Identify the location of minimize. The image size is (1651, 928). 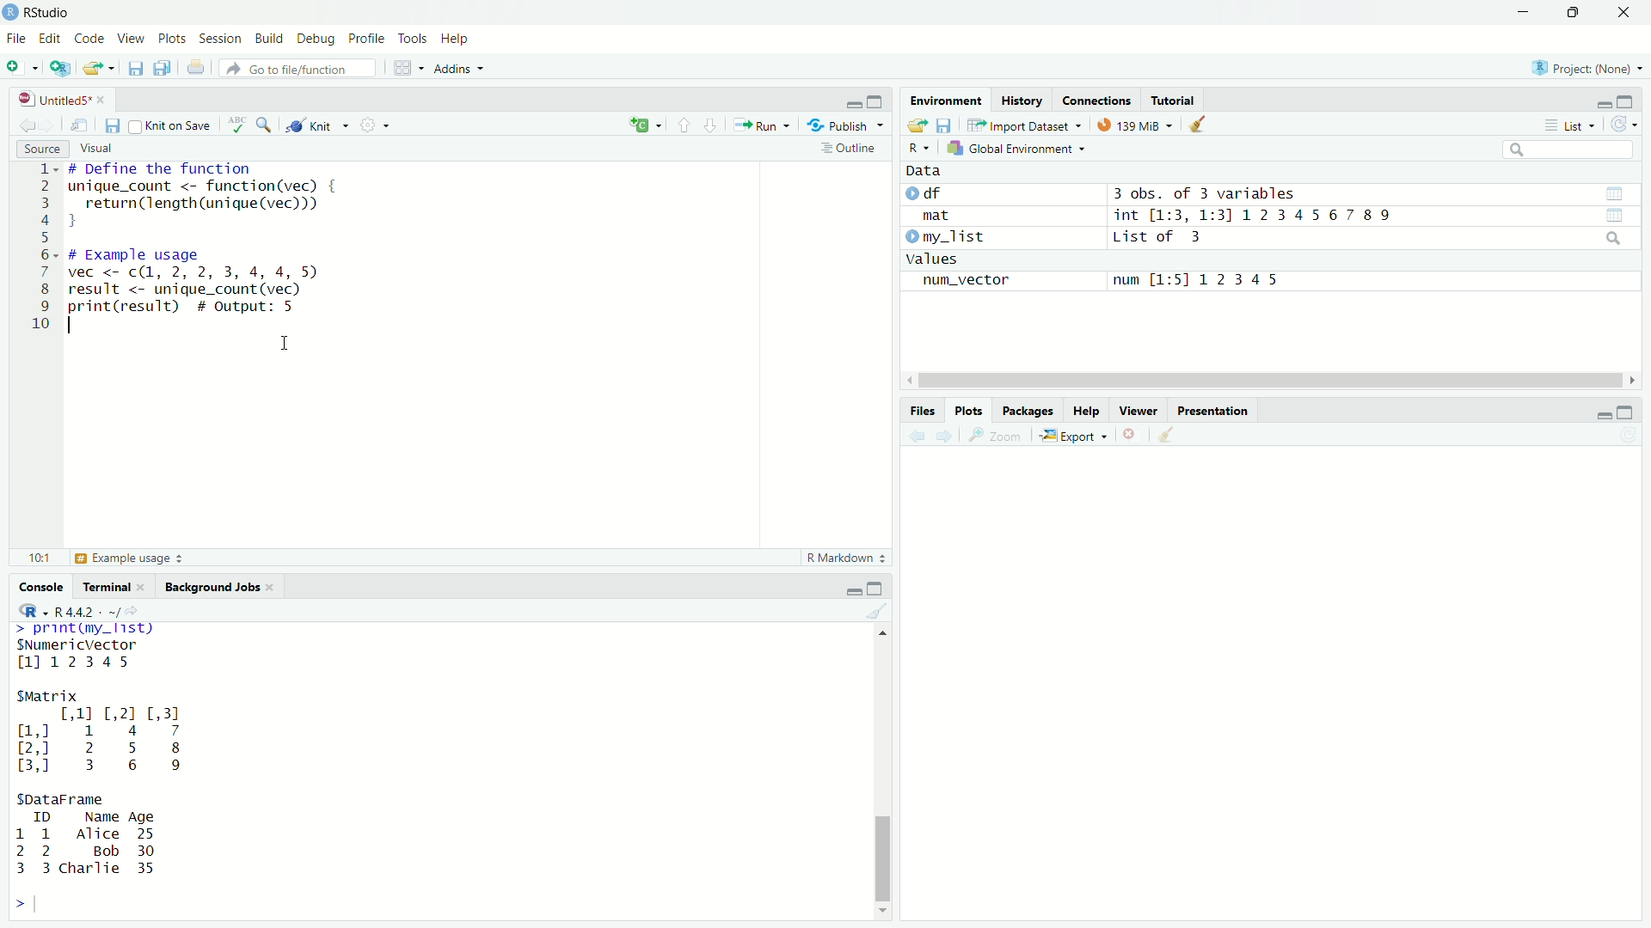
(1603, 105).